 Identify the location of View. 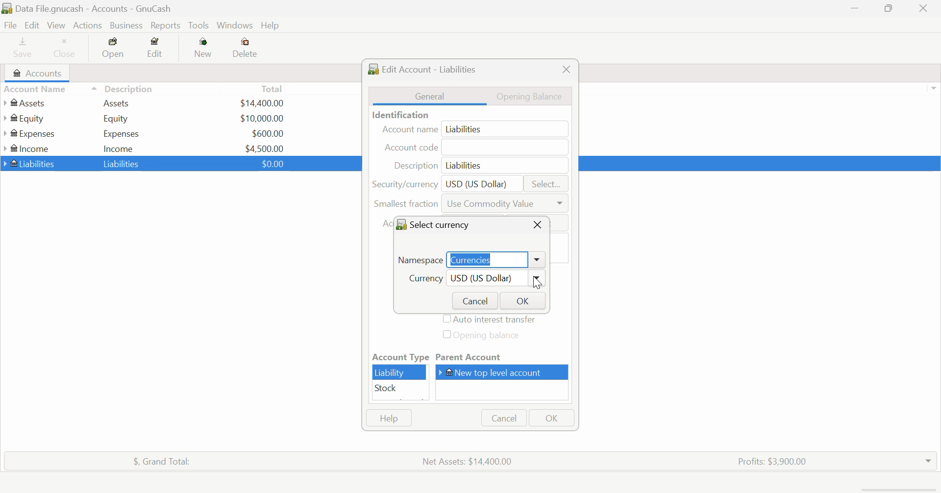
(55, 25).